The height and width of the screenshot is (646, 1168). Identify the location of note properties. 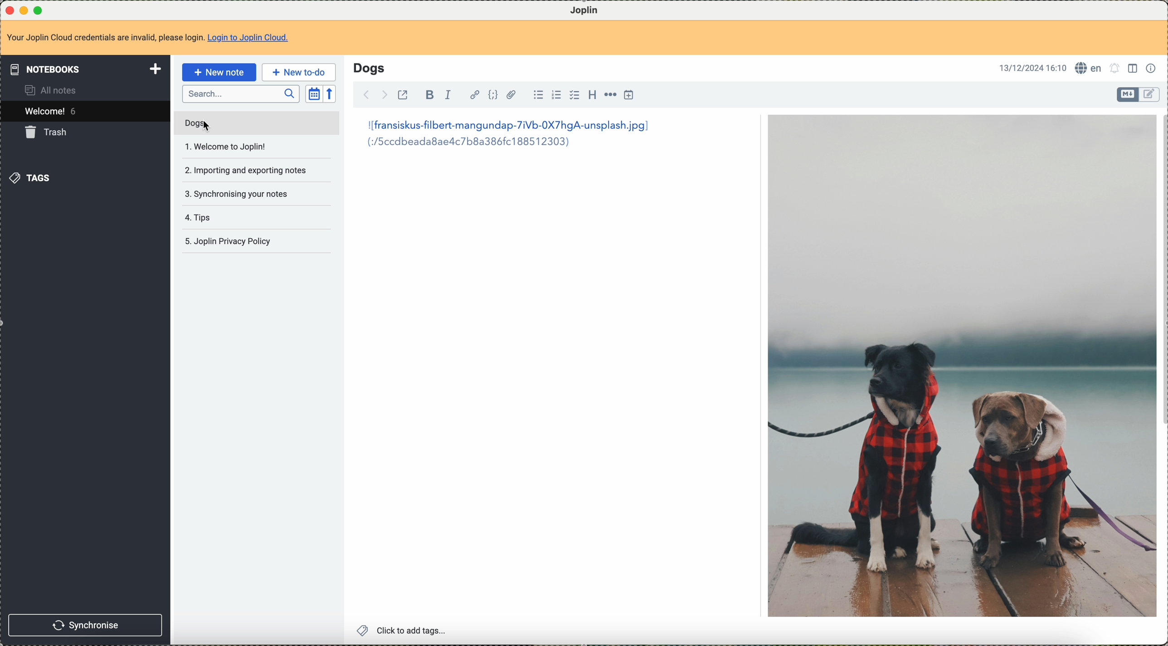
(1153, 69).